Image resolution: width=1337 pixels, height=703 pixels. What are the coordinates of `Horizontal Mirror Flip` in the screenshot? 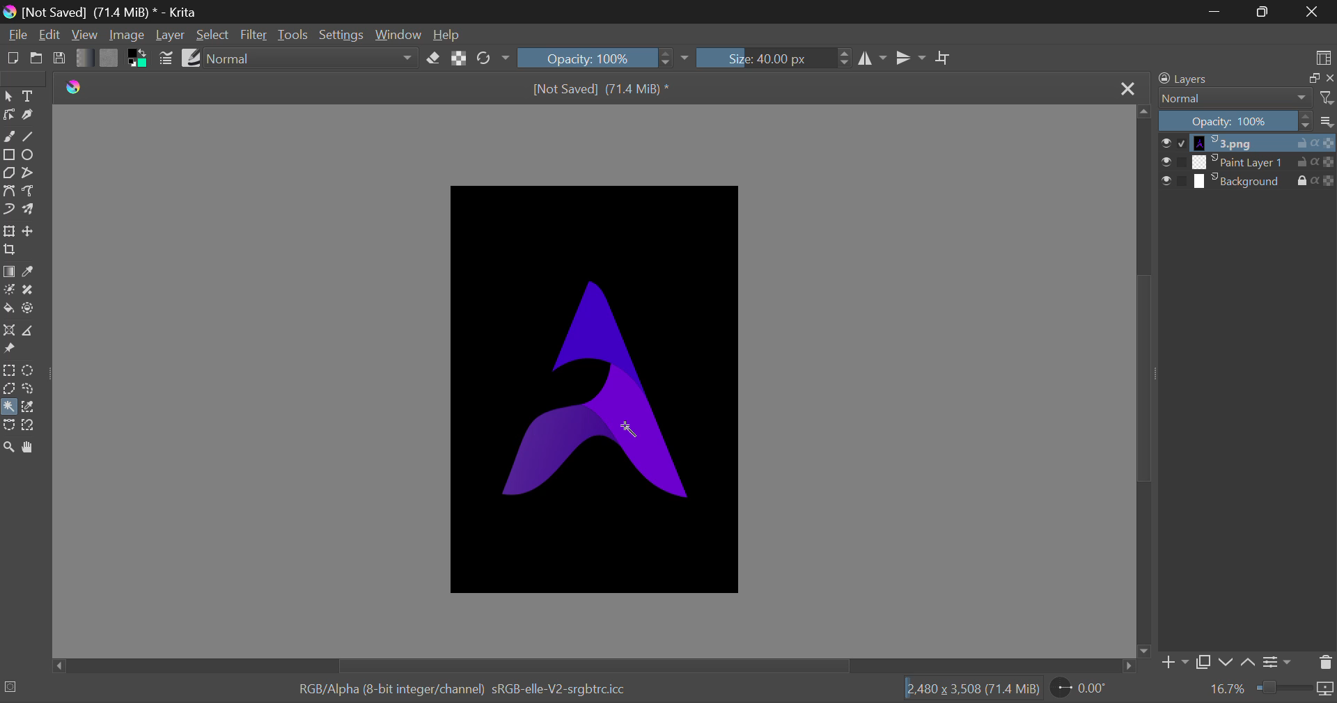 It's located at (912, 58).